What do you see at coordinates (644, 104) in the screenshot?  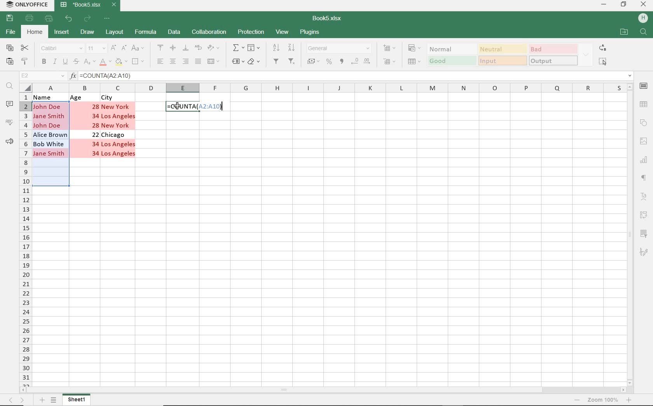 I see `Table` at bounding box center [644, 104].